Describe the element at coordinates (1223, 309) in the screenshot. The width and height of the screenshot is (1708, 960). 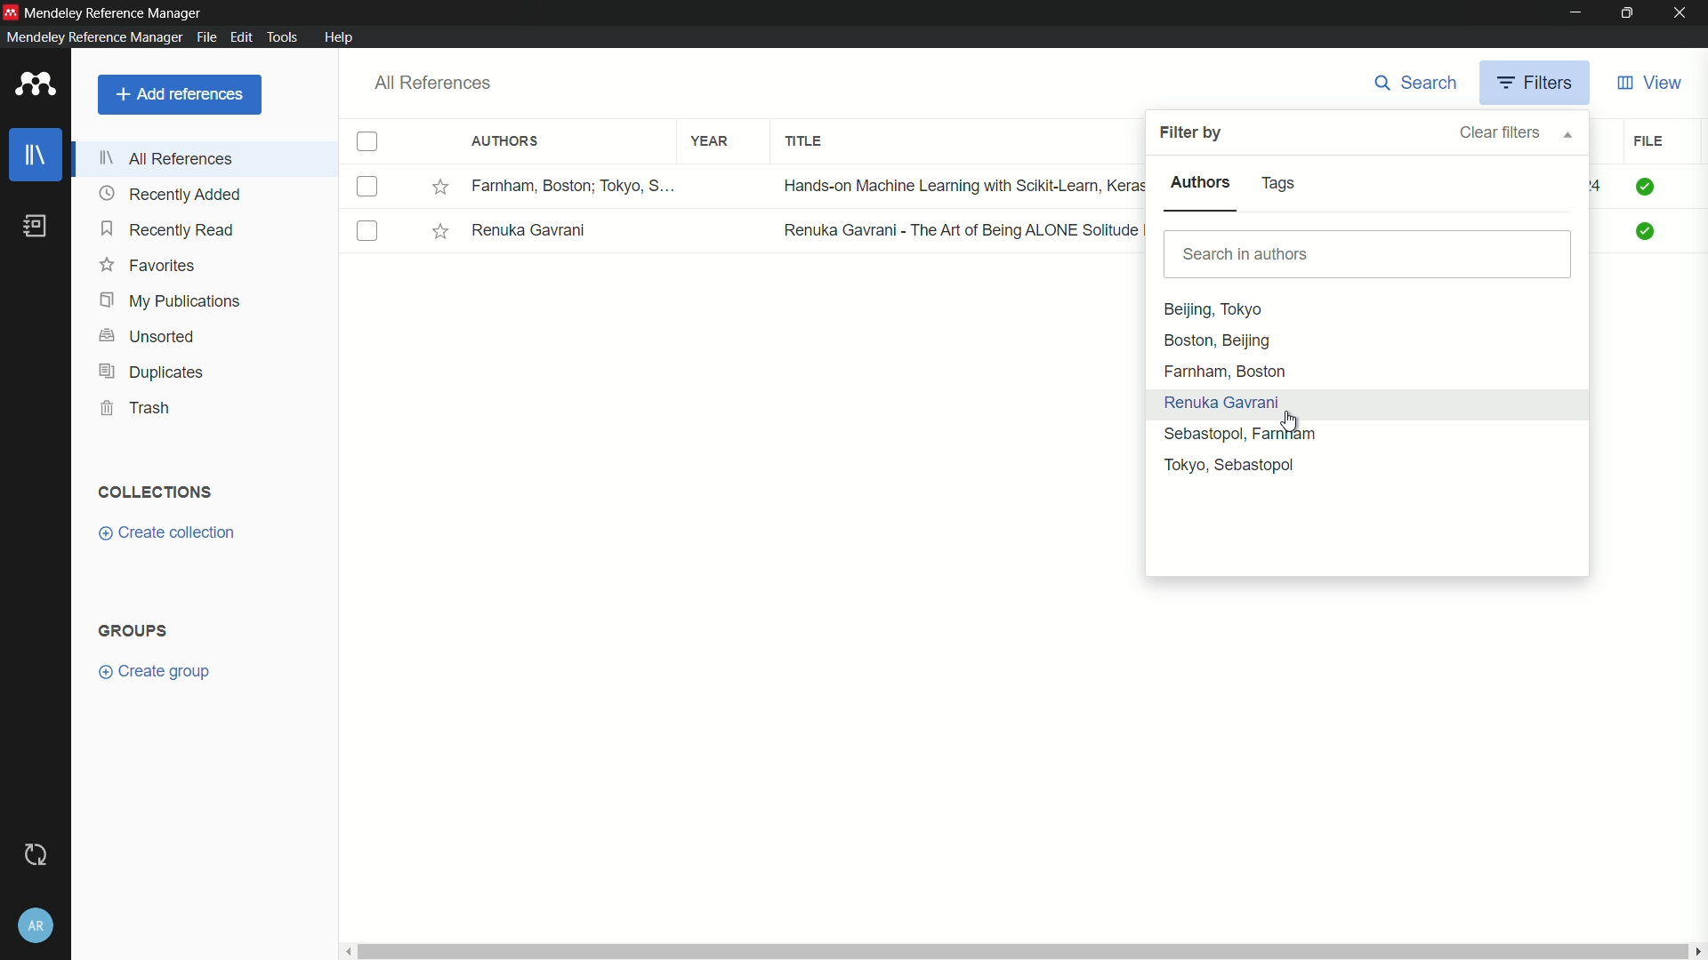
I see `Beijing, Tokyo` at that location.